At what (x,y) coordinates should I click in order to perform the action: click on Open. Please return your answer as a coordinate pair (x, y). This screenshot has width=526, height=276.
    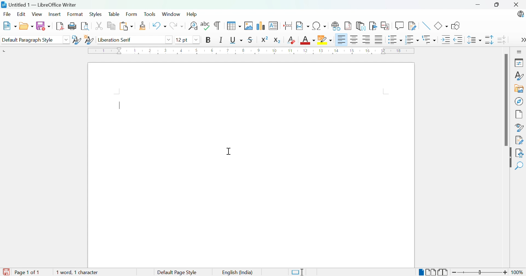
    Looking at the image, I should click on (26, 26).